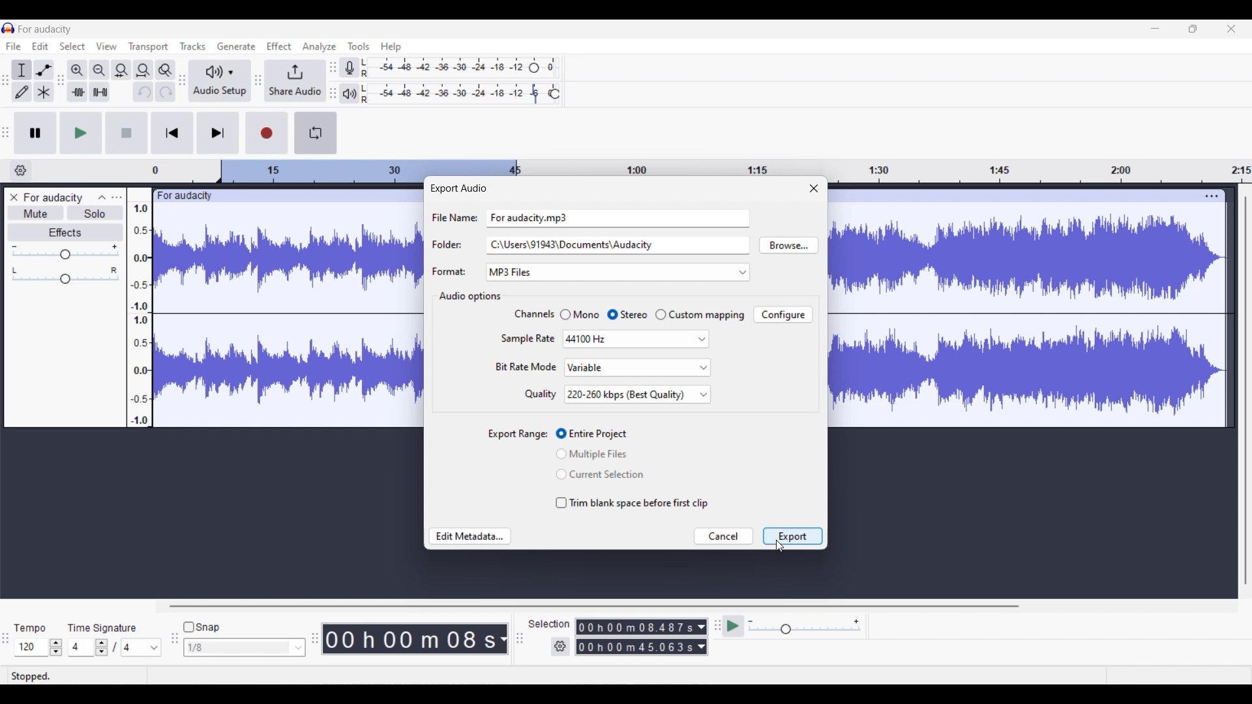  I want to click on Browse folders, so click(788, 245).